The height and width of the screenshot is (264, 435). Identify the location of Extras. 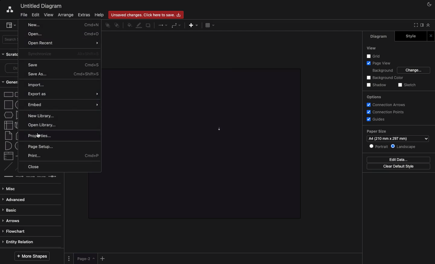
(85, 15).